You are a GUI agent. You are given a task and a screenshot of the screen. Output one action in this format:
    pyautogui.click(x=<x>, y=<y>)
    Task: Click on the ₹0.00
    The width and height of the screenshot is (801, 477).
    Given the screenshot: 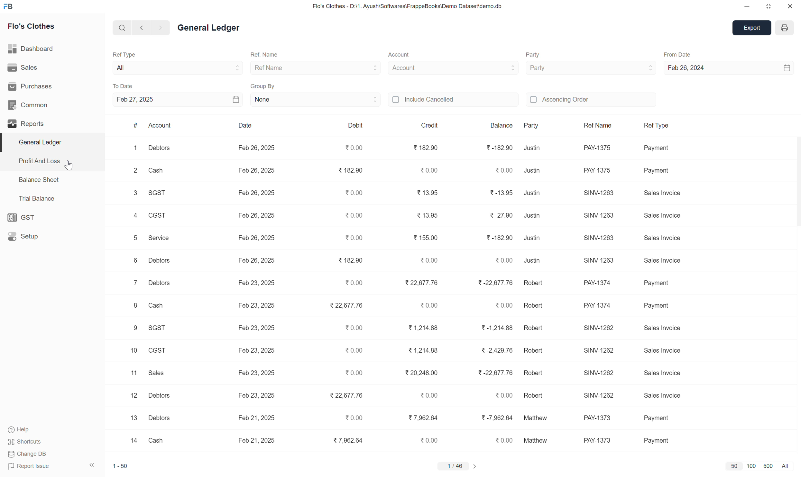 What is the action you would take?
    pyautogui.click(x=350, y=418)
    